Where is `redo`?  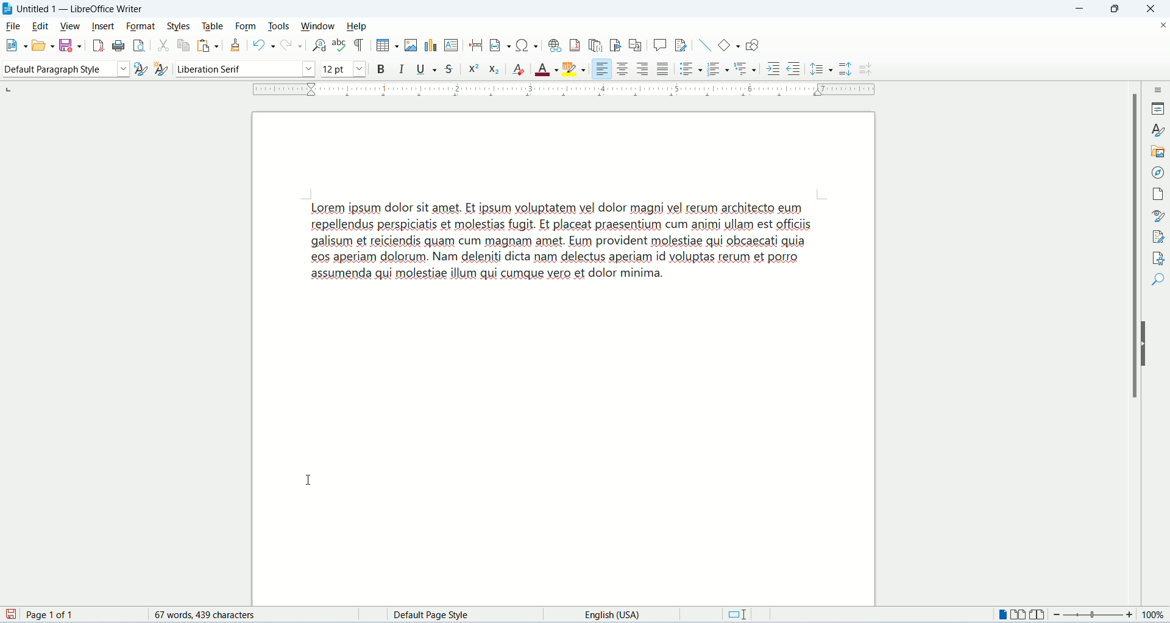 redo is located at coordinates (291, 46).